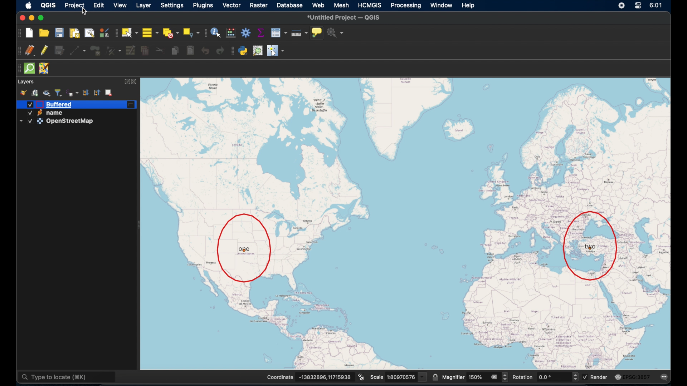  I want to click on open project, so click(46, 32).